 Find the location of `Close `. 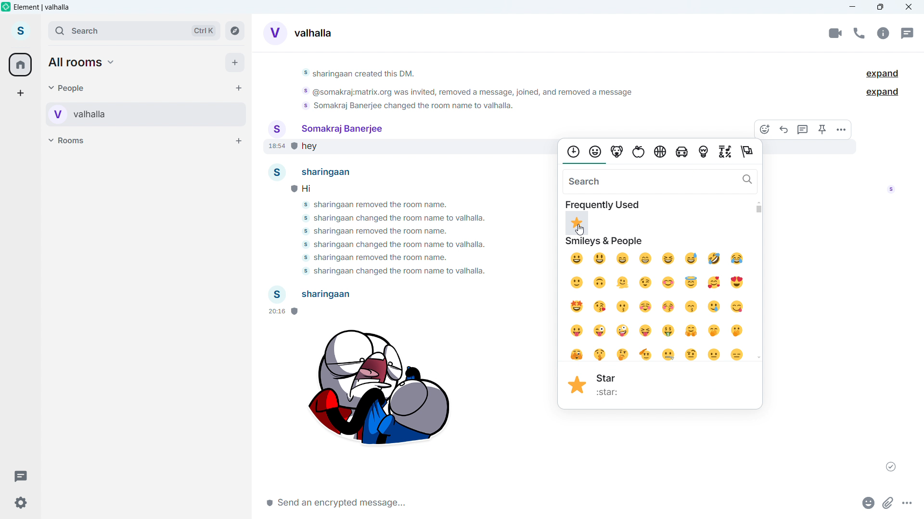

Close  is located at coordinates (909, 7).